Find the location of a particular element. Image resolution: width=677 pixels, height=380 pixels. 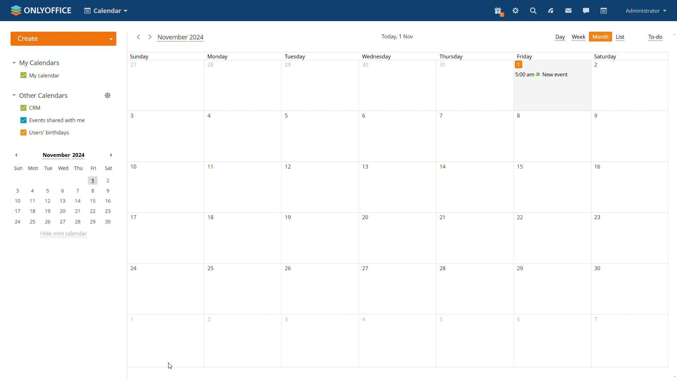

mail is located at coordinates (568, 11).